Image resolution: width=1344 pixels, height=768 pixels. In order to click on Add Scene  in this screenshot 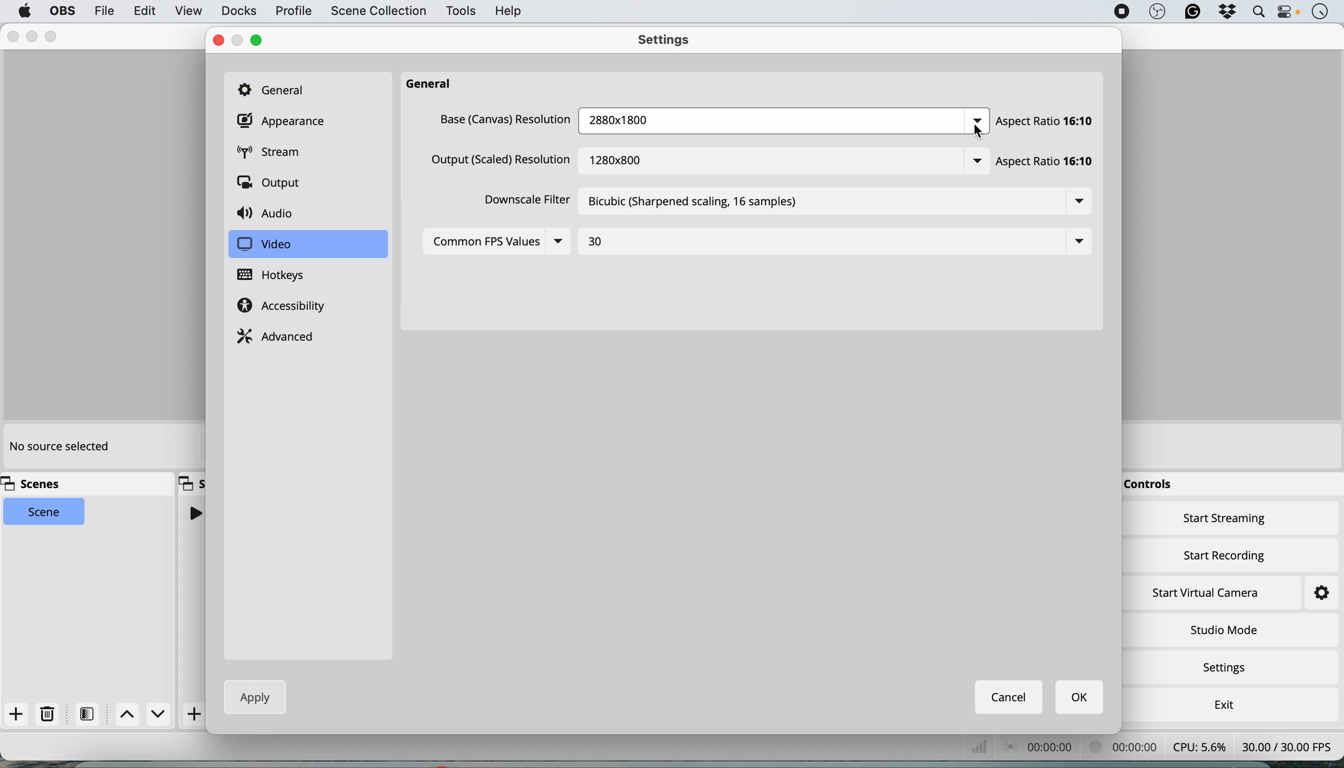, I will do `click(196, 714)`.